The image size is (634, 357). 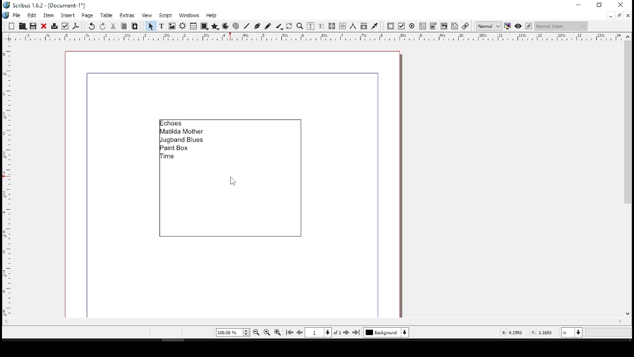 What do you see at coordinates (235, 27) in the screenshot?
I see `spiral` at bounding box center [235, 27].